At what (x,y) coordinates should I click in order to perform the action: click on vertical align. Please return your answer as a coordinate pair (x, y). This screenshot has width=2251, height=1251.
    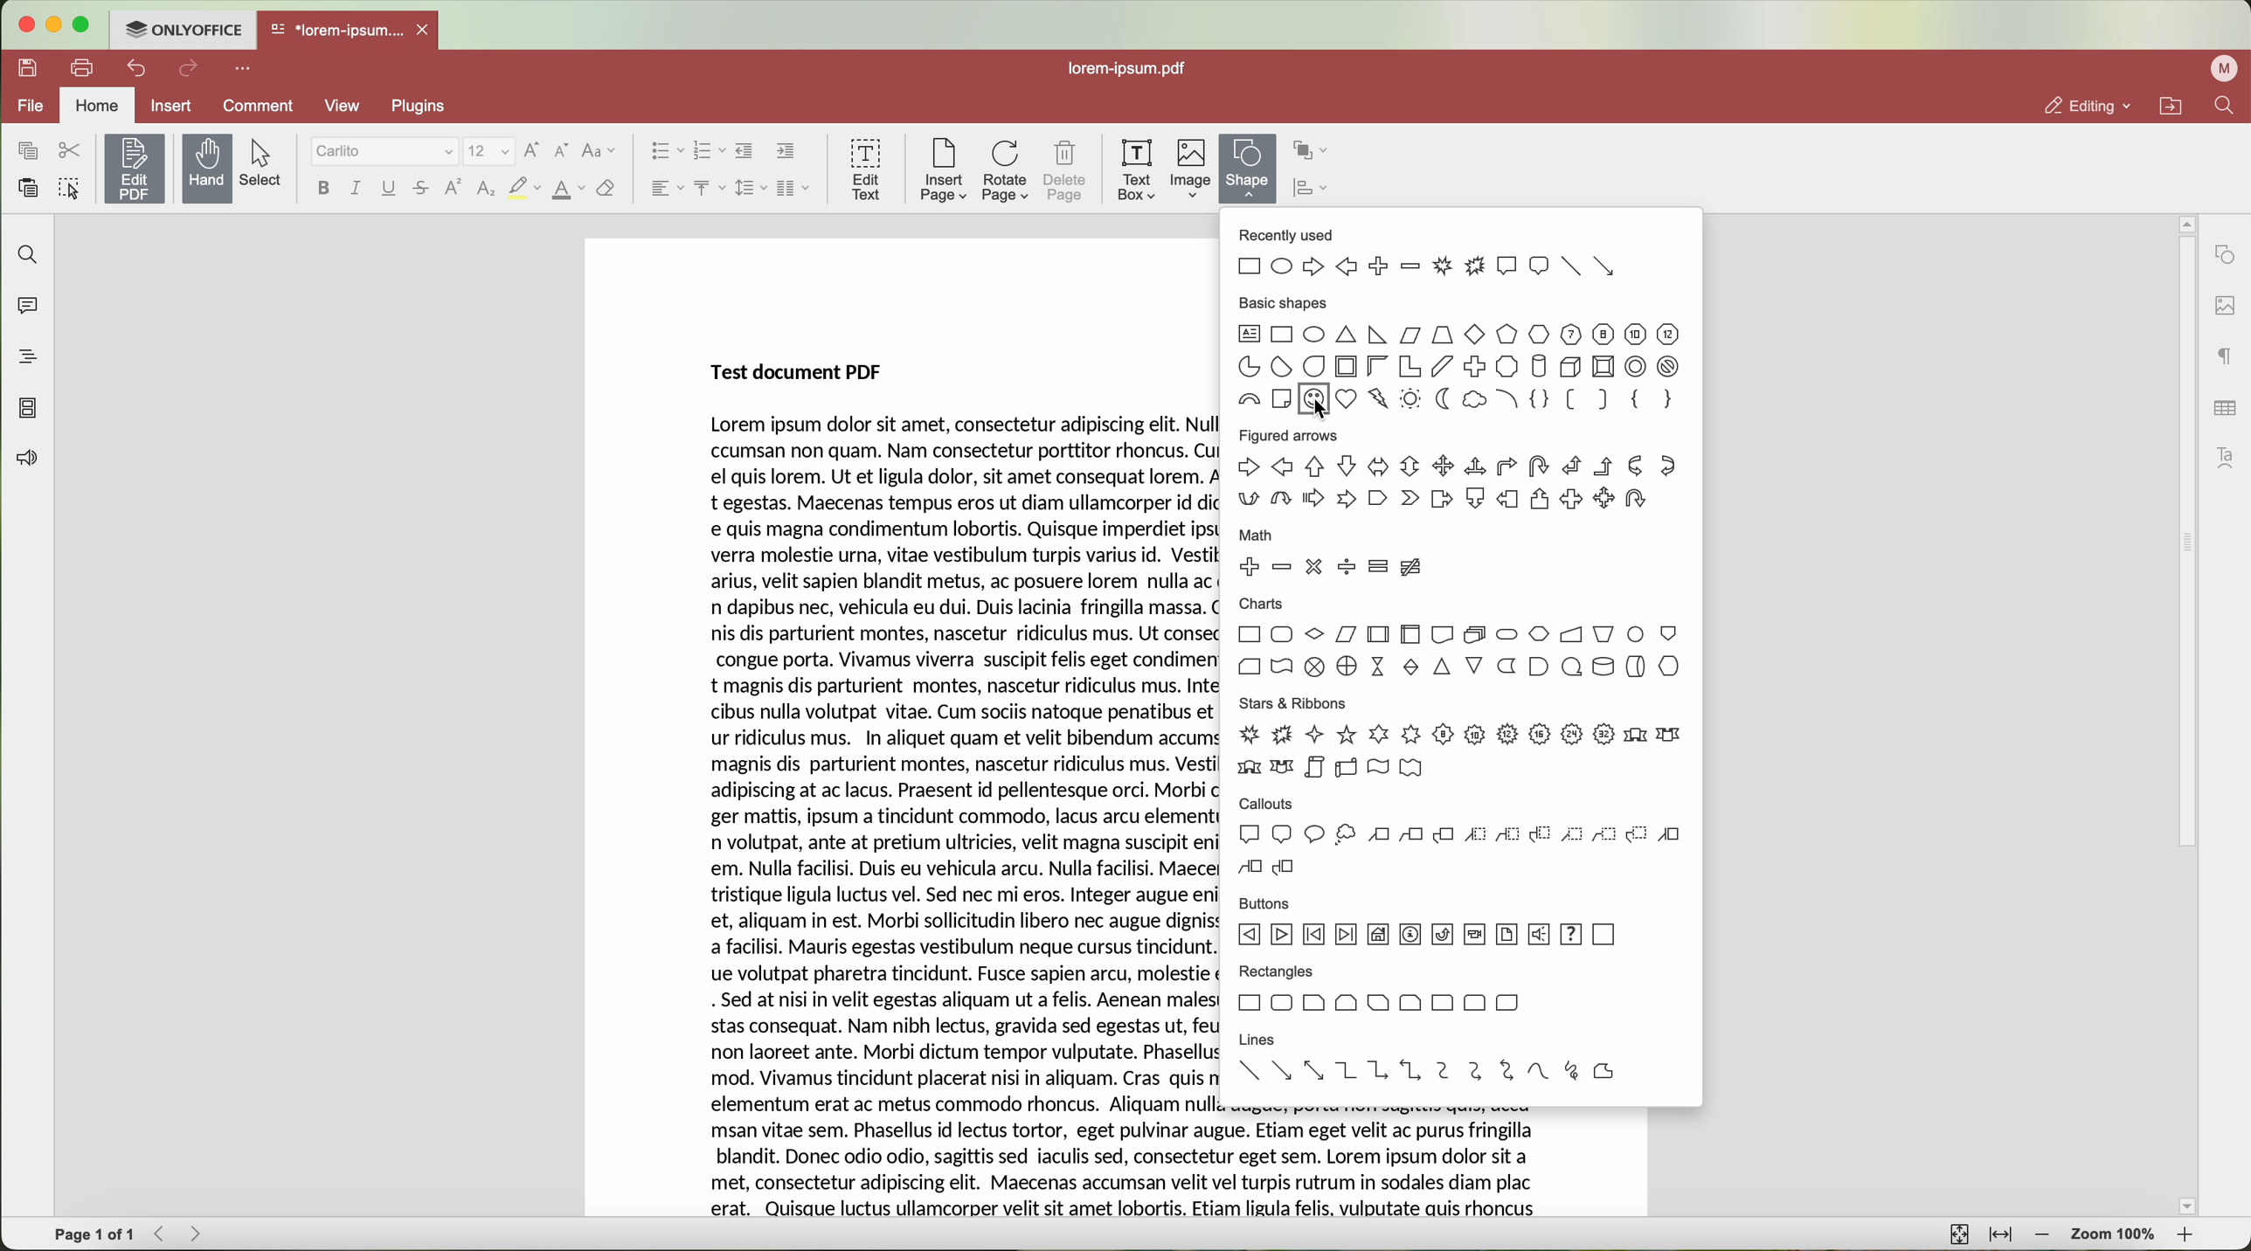
    Looking at the image, I should click on (706, 188).